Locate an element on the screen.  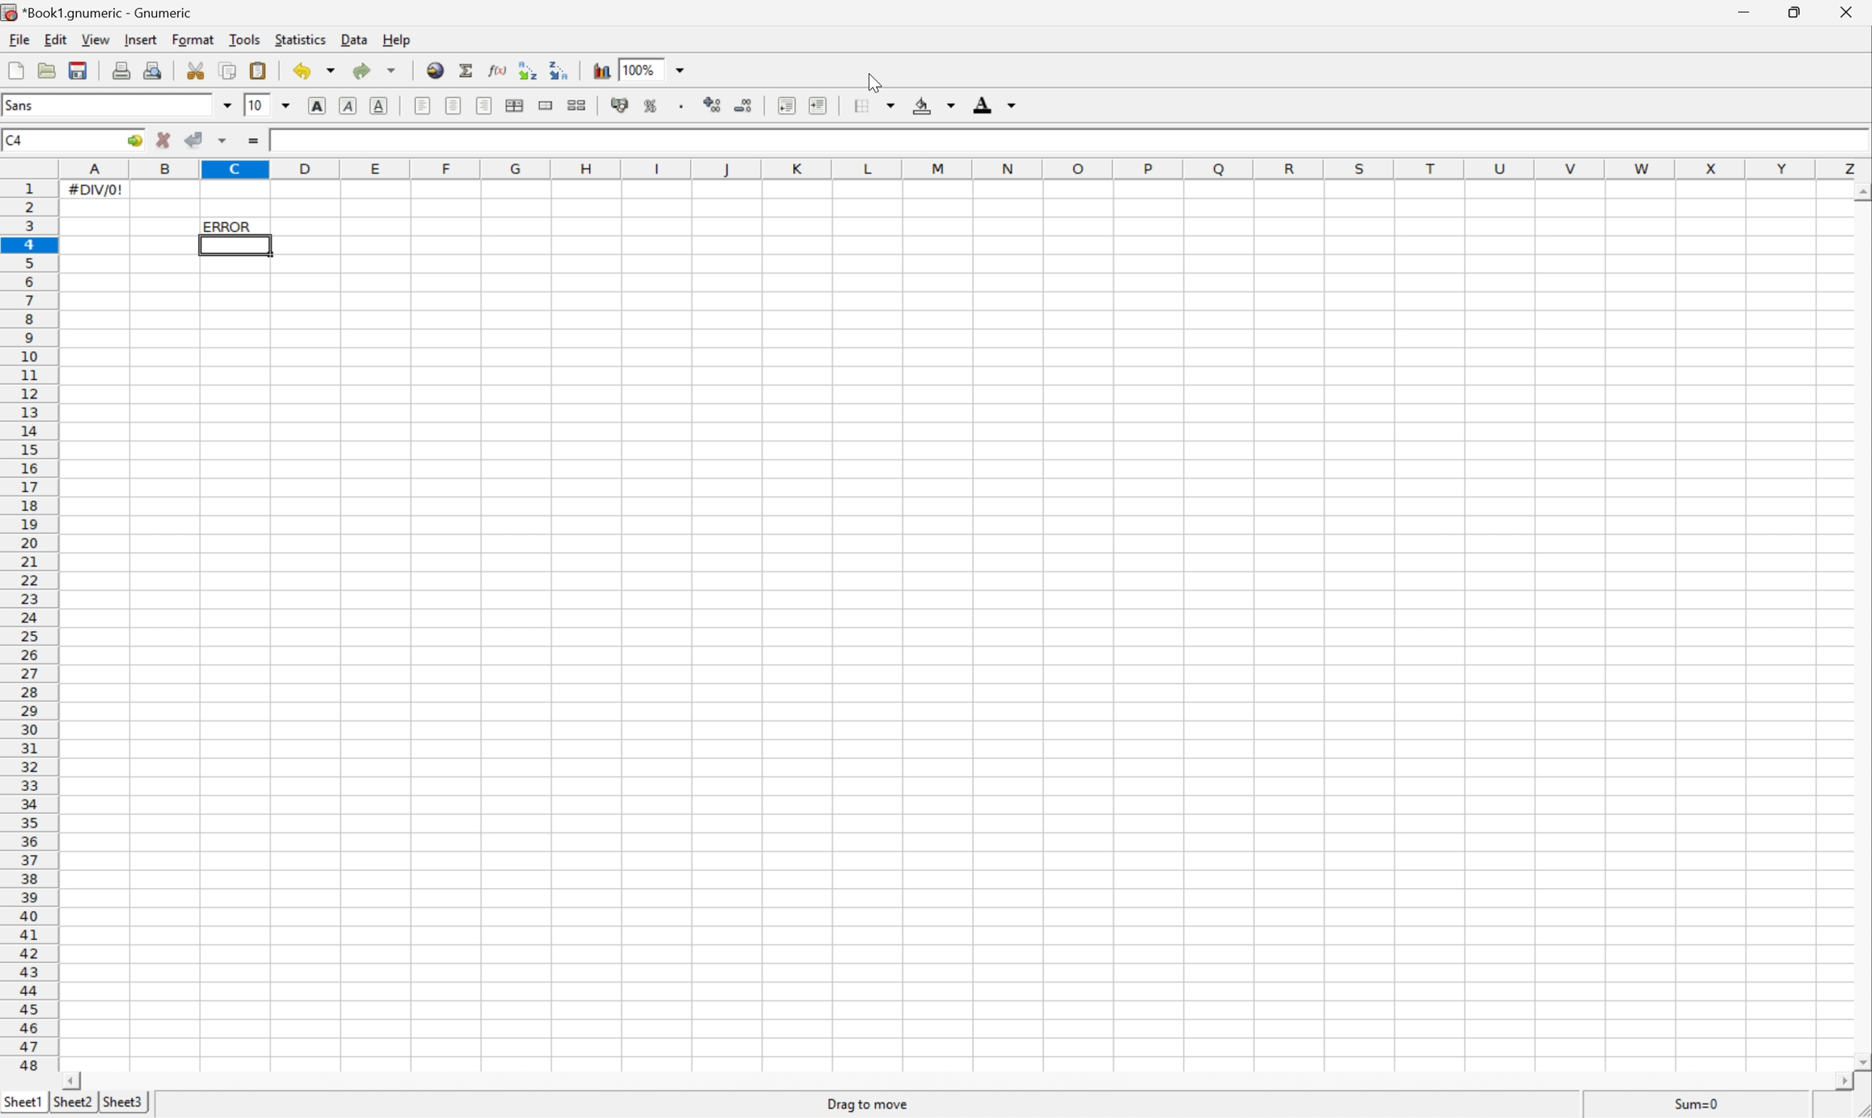
Borders is located at coordinates (863, 105).